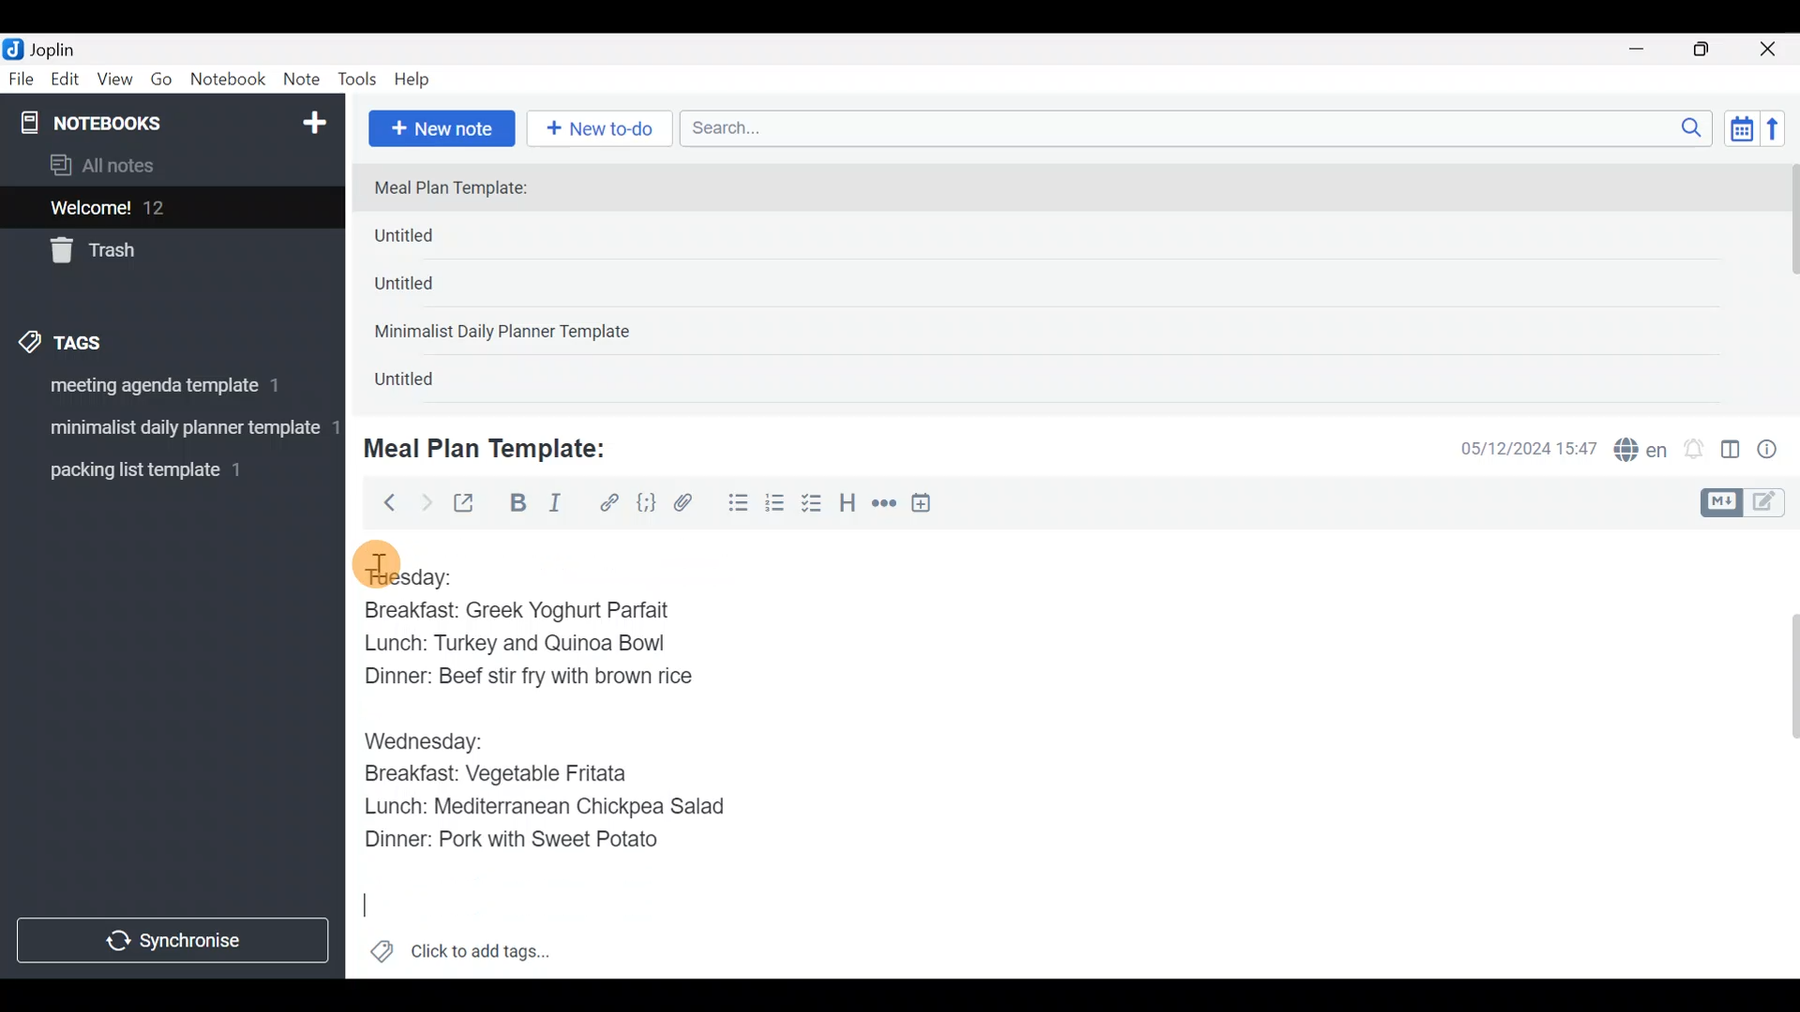 Image resolution: width=1800 pixels, height=1012 pixels. I want to click on Bulleted list, so click(734, 504).